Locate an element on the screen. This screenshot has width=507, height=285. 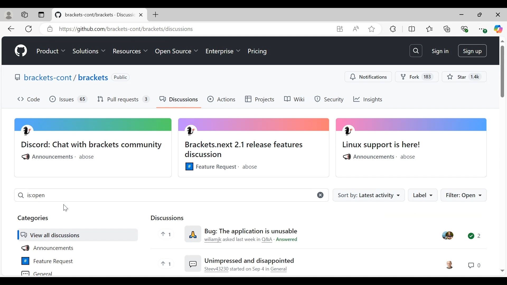
Read aloud this page is located at coordinates (355, 28).